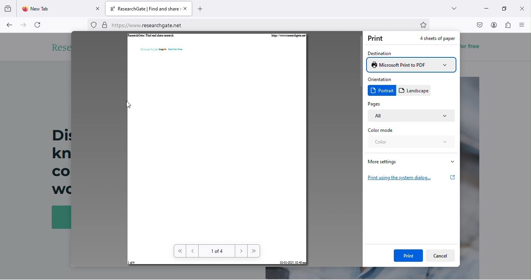  I want to click on cancel, so click(440, 255).